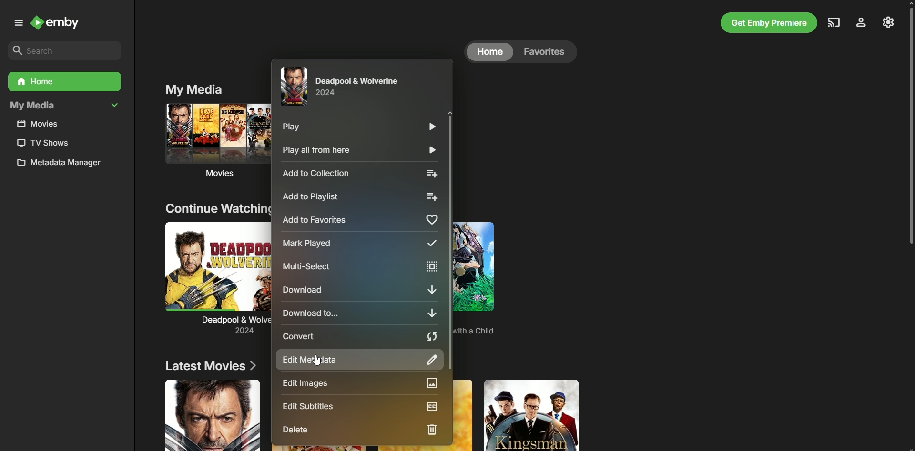 Image resolution: width=915 pixels, height=451 pixels. What do you see at coordinates (361, 221) in the screenshot?
I see `Add to favorites` at bounding box center [361, 221].